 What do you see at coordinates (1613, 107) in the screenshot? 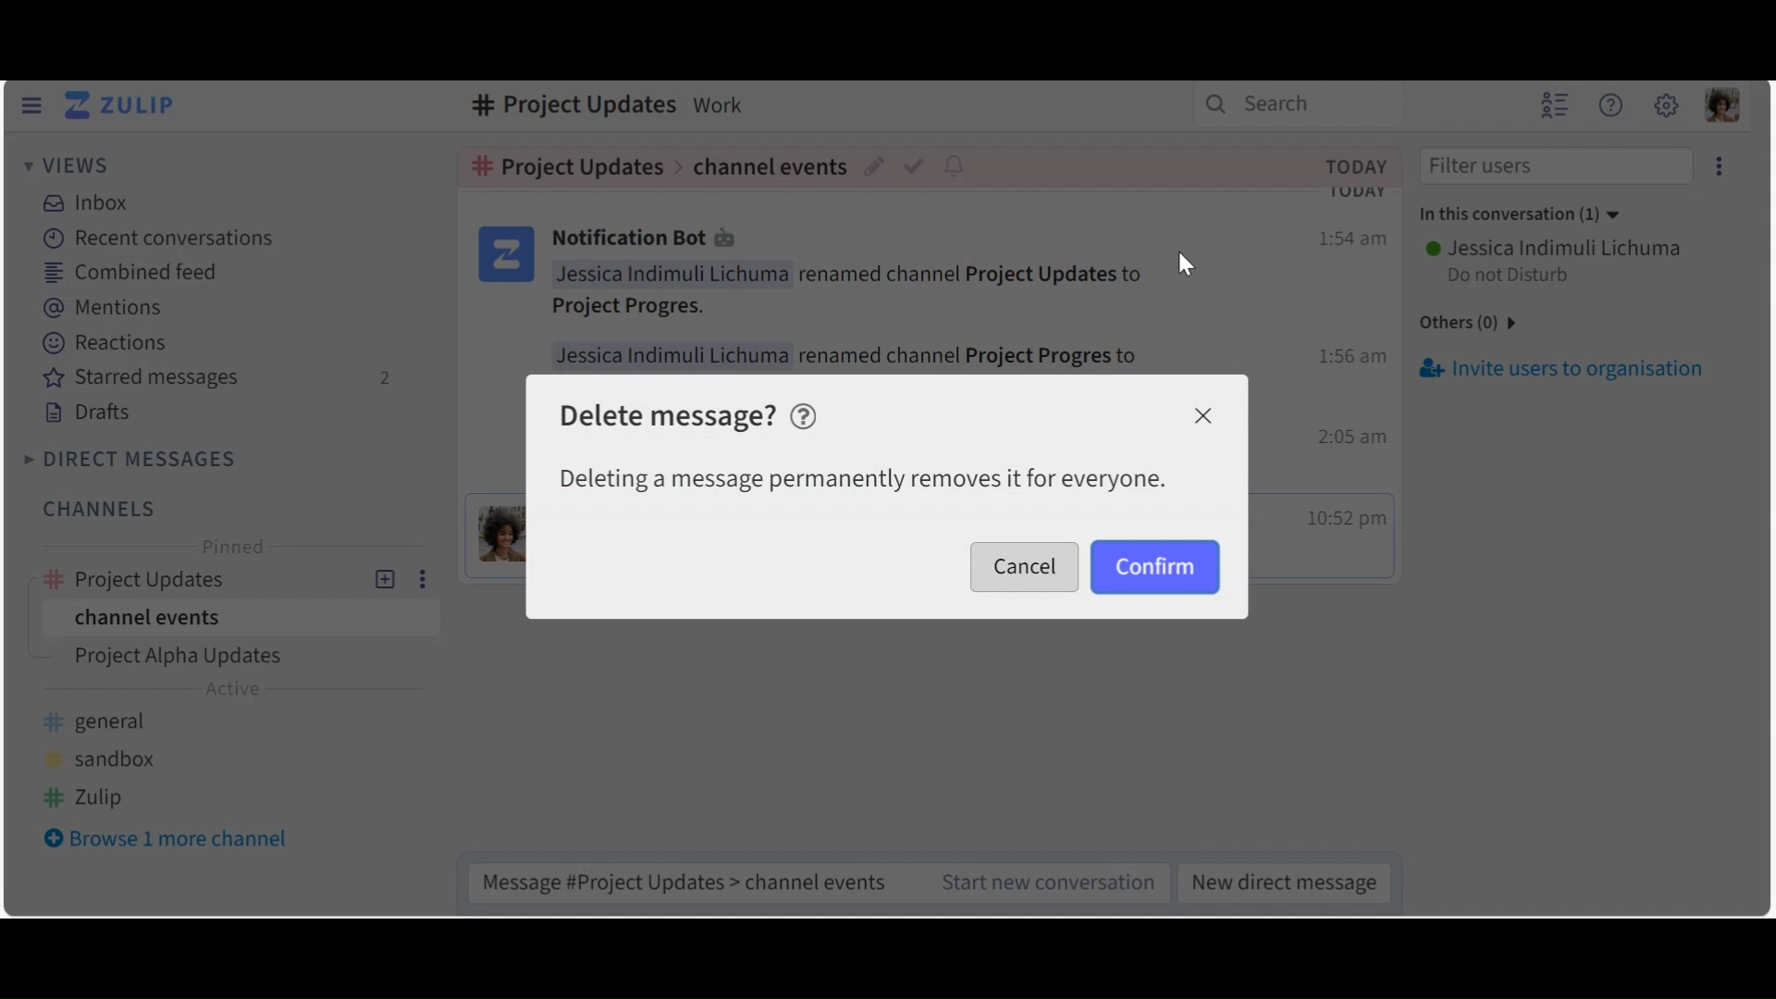
I see `Help menu` at bounding box center [1613, 107].